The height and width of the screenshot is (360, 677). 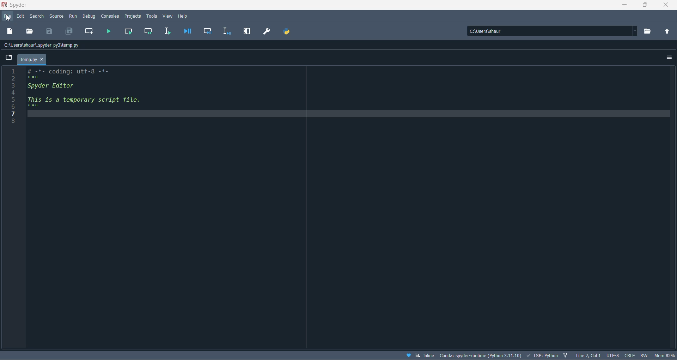 I want to click on close, so click(x=667, y=5).